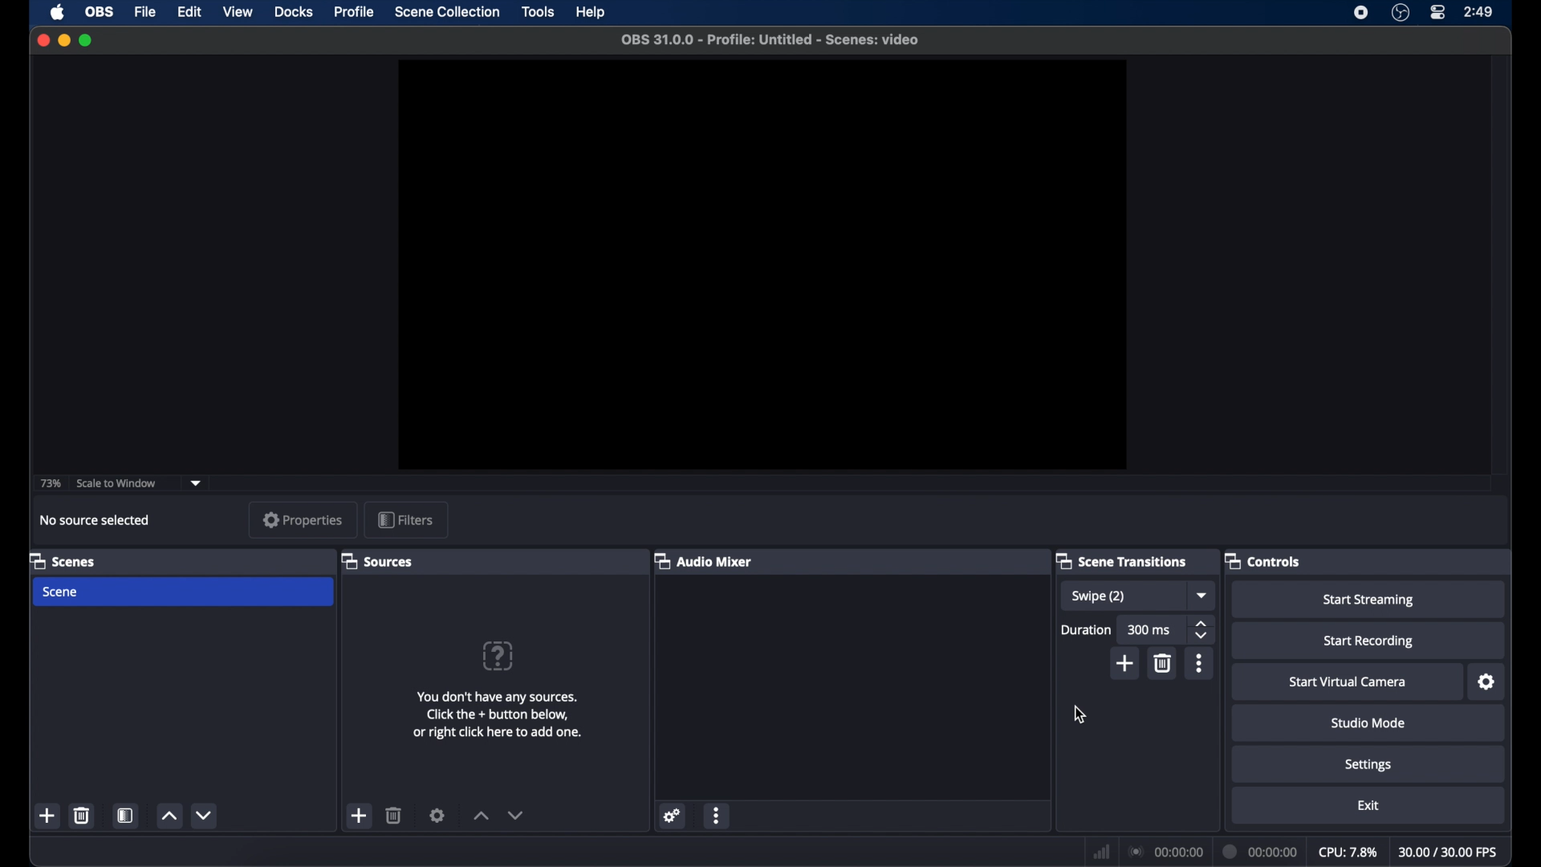 The image size is (1541, 867). I want to click on network, so click(1100, 853).